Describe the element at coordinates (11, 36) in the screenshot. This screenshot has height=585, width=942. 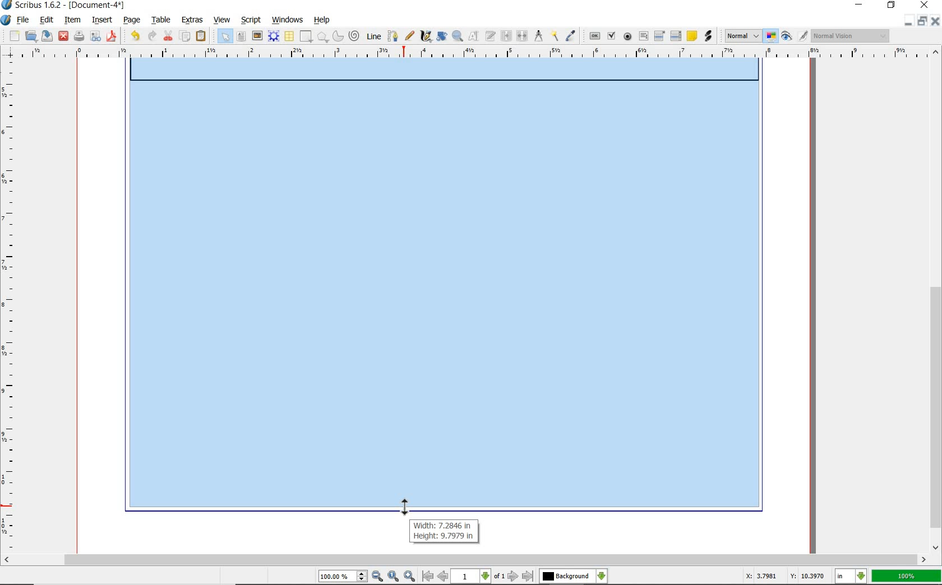
I see `new` at that location.